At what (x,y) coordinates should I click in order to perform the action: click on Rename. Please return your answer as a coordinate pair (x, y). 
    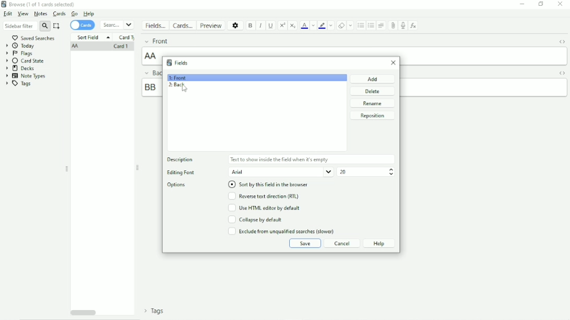
    Looking at the image, I should click on (373, 103).